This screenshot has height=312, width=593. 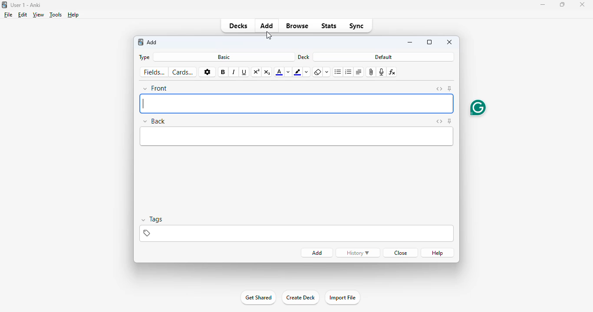 I want to click on typing front question, so click(x=296, y=104).